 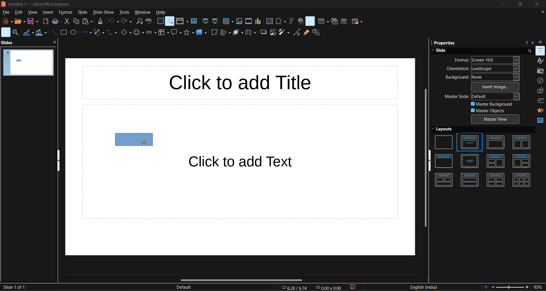 I want to click on slideshow, so click(x=103, y=13).